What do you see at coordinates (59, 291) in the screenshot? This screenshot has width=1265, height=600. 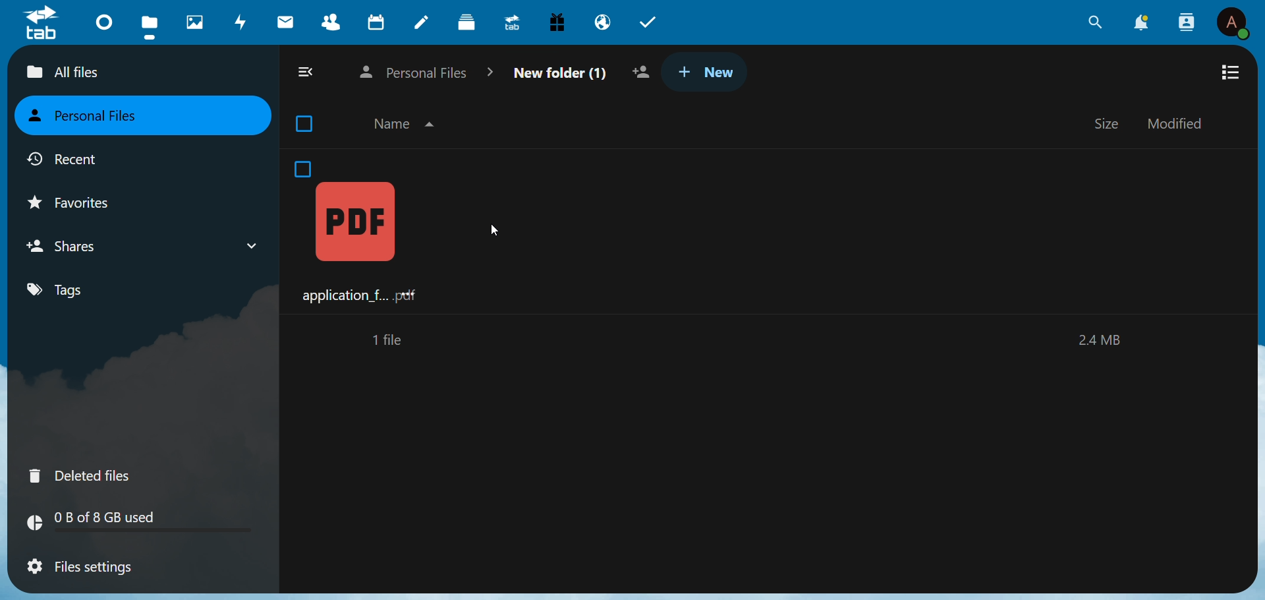 I see `tags` at bounding box center [59, 291].